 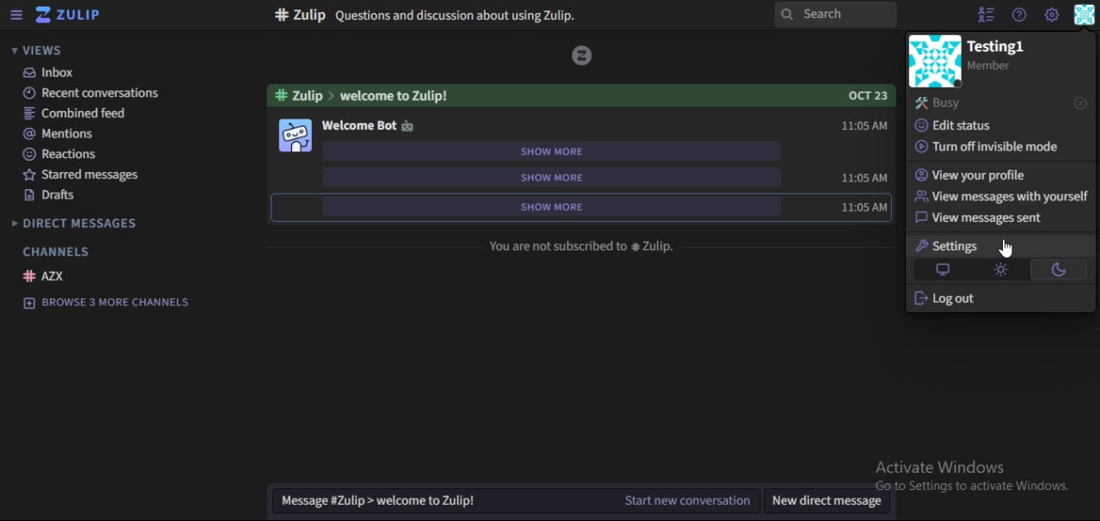 I want to click on view messages with yrself, so click(x=1002, y=196).